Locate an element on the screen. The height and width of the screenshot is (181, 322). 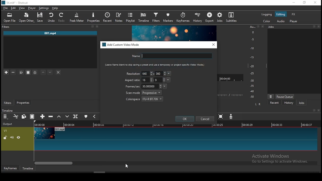
fx is located at coordinates (294, 15).